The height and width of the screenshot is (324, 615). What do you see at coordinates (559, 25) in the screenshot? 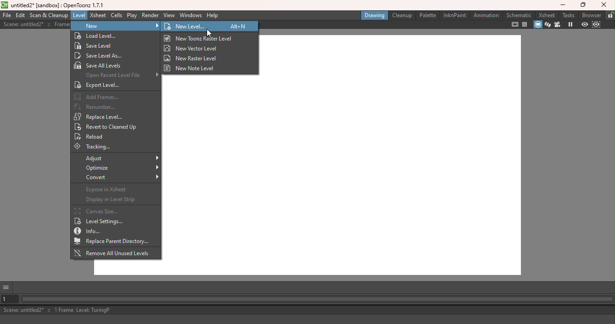
I see `Camera view` at bounding box center [559, 25].